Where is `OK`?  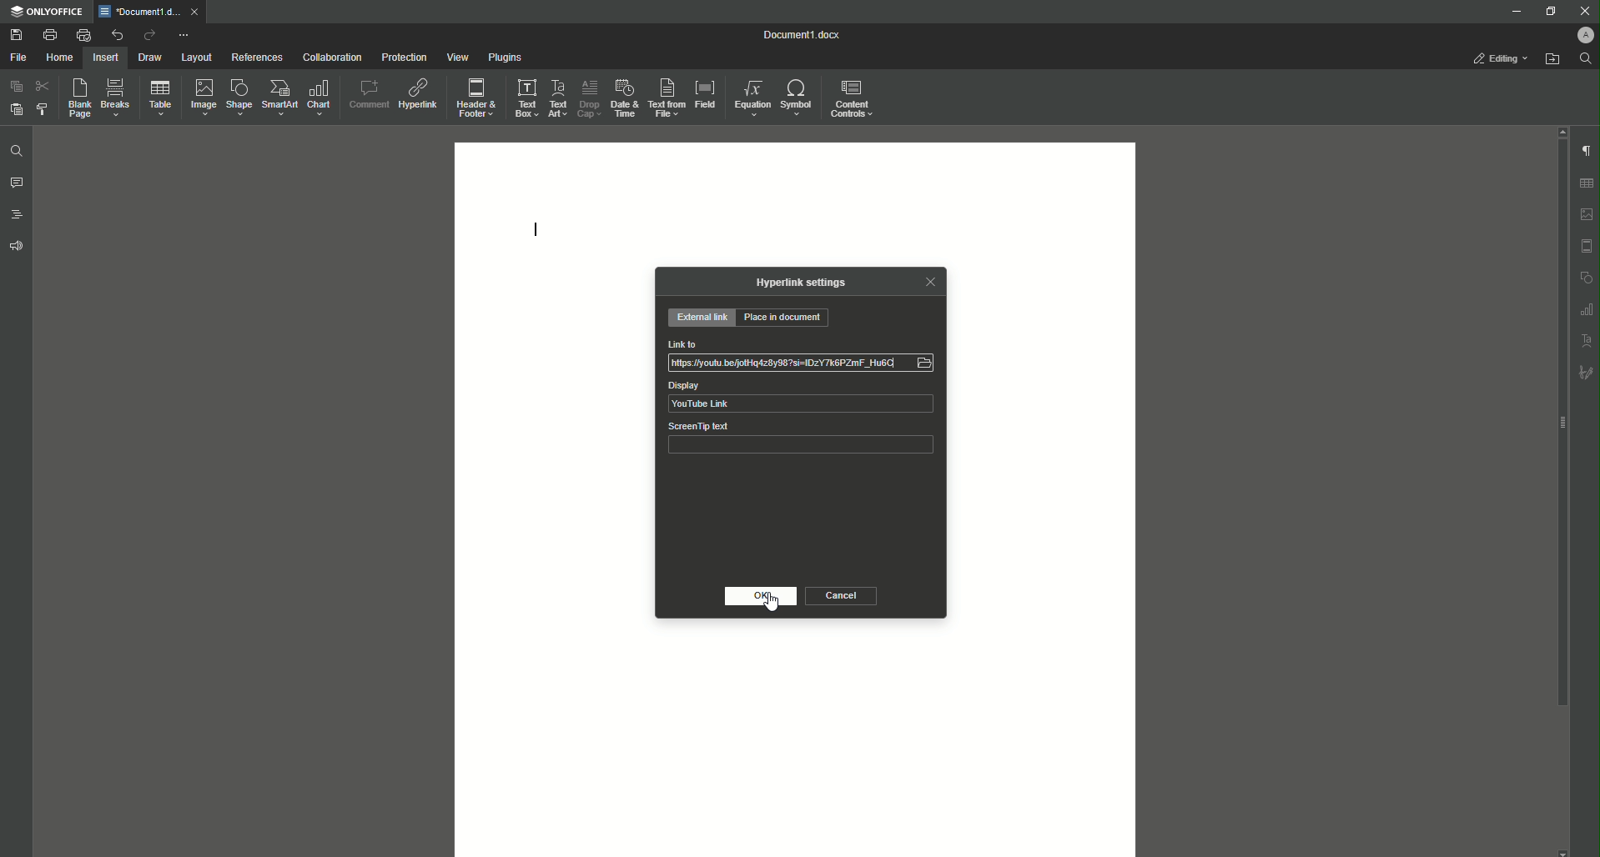 OK is located at coordinates (760, 595).